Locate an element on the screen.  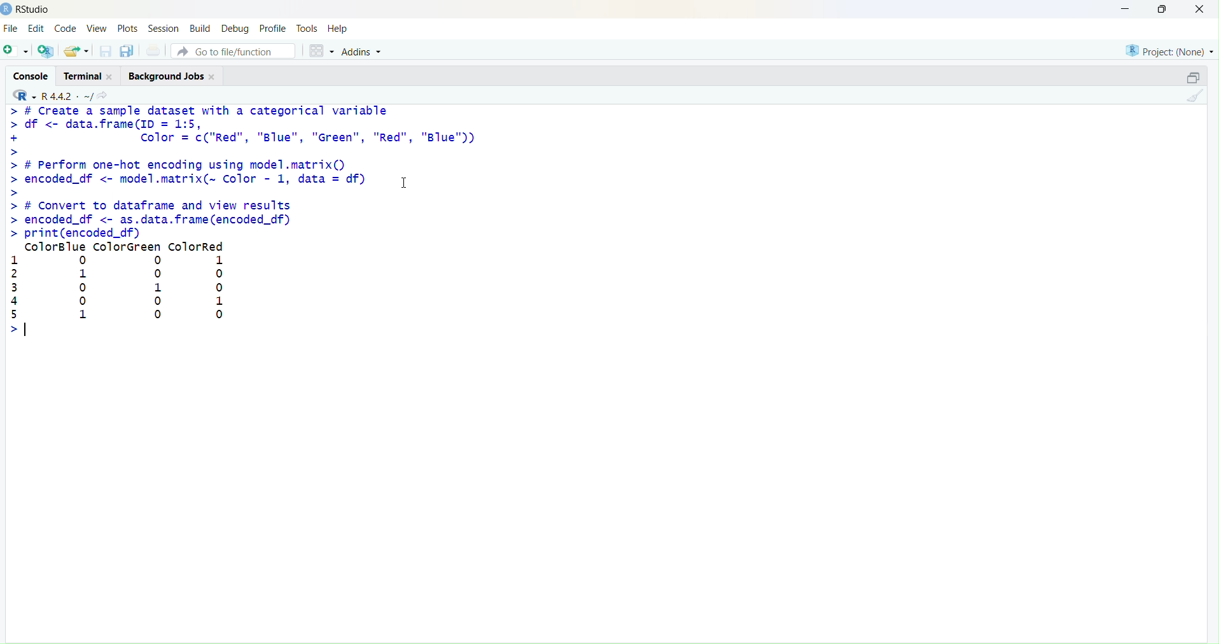
close is located at coordinates (1199, 8).